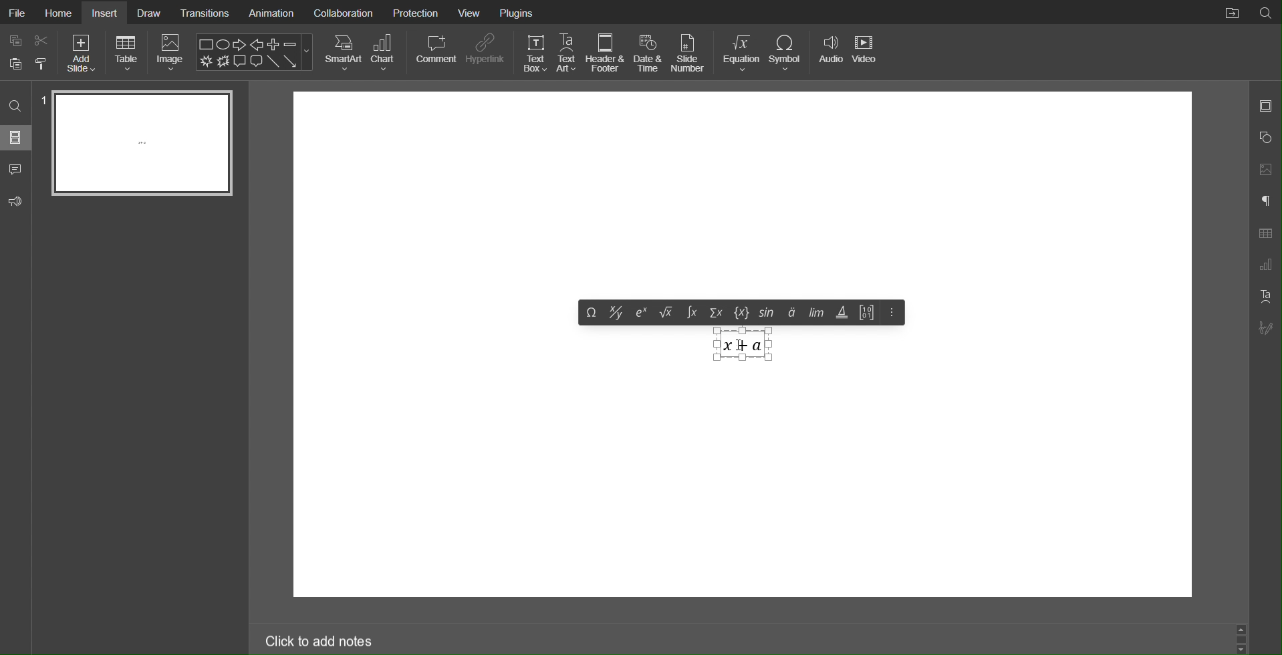  Describe the element at coordinates (691, 52) in the screenshot. I see `Slide Number ` at that location.